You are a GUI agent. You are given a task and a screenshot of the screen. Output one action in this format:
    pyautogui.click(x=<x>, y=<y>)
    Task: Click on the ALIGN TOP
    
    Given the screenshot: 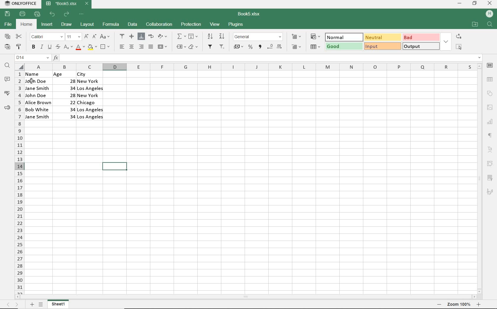 What is the action you would take?
    pyautogui.click(x=122, y=36)
    